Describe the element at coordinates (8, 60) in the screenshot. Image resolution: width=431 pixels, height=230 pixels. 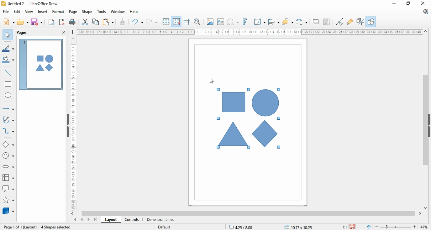
I see `fill color` at that location.